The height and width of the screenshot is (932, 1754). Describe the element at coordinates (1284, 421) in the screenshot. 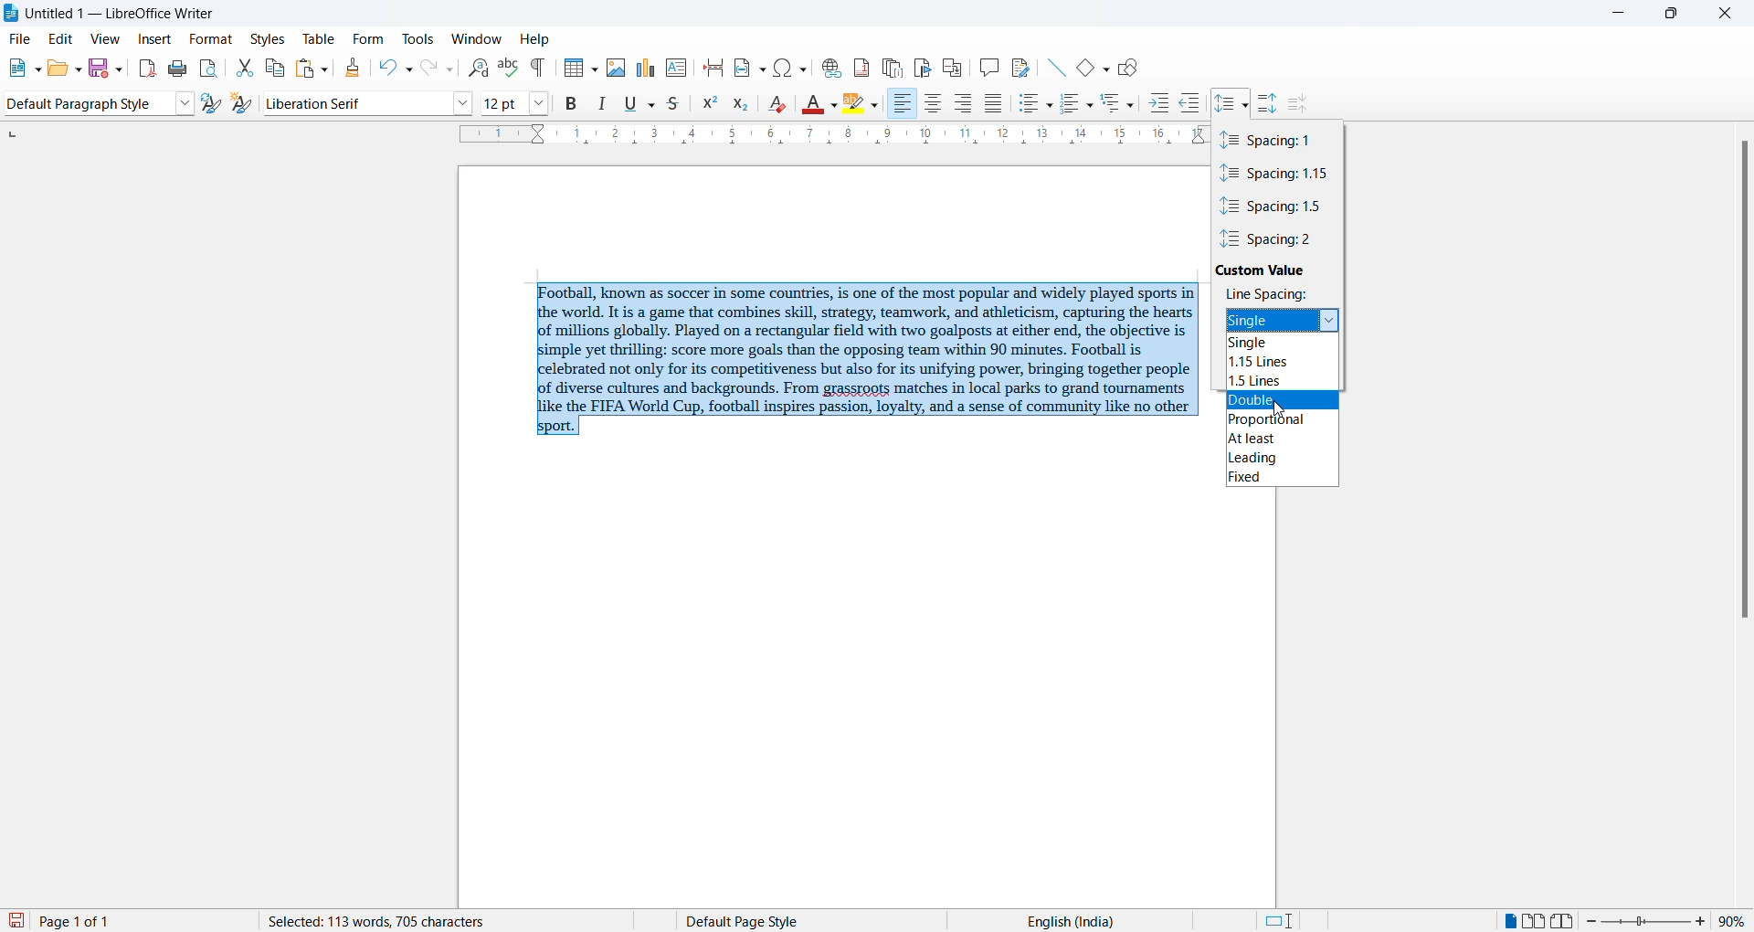

I see `proportional` at that location.